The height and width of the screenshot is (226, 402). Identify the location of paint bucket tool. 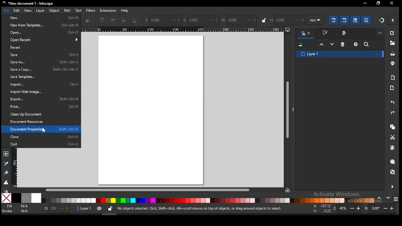
(7, 172).